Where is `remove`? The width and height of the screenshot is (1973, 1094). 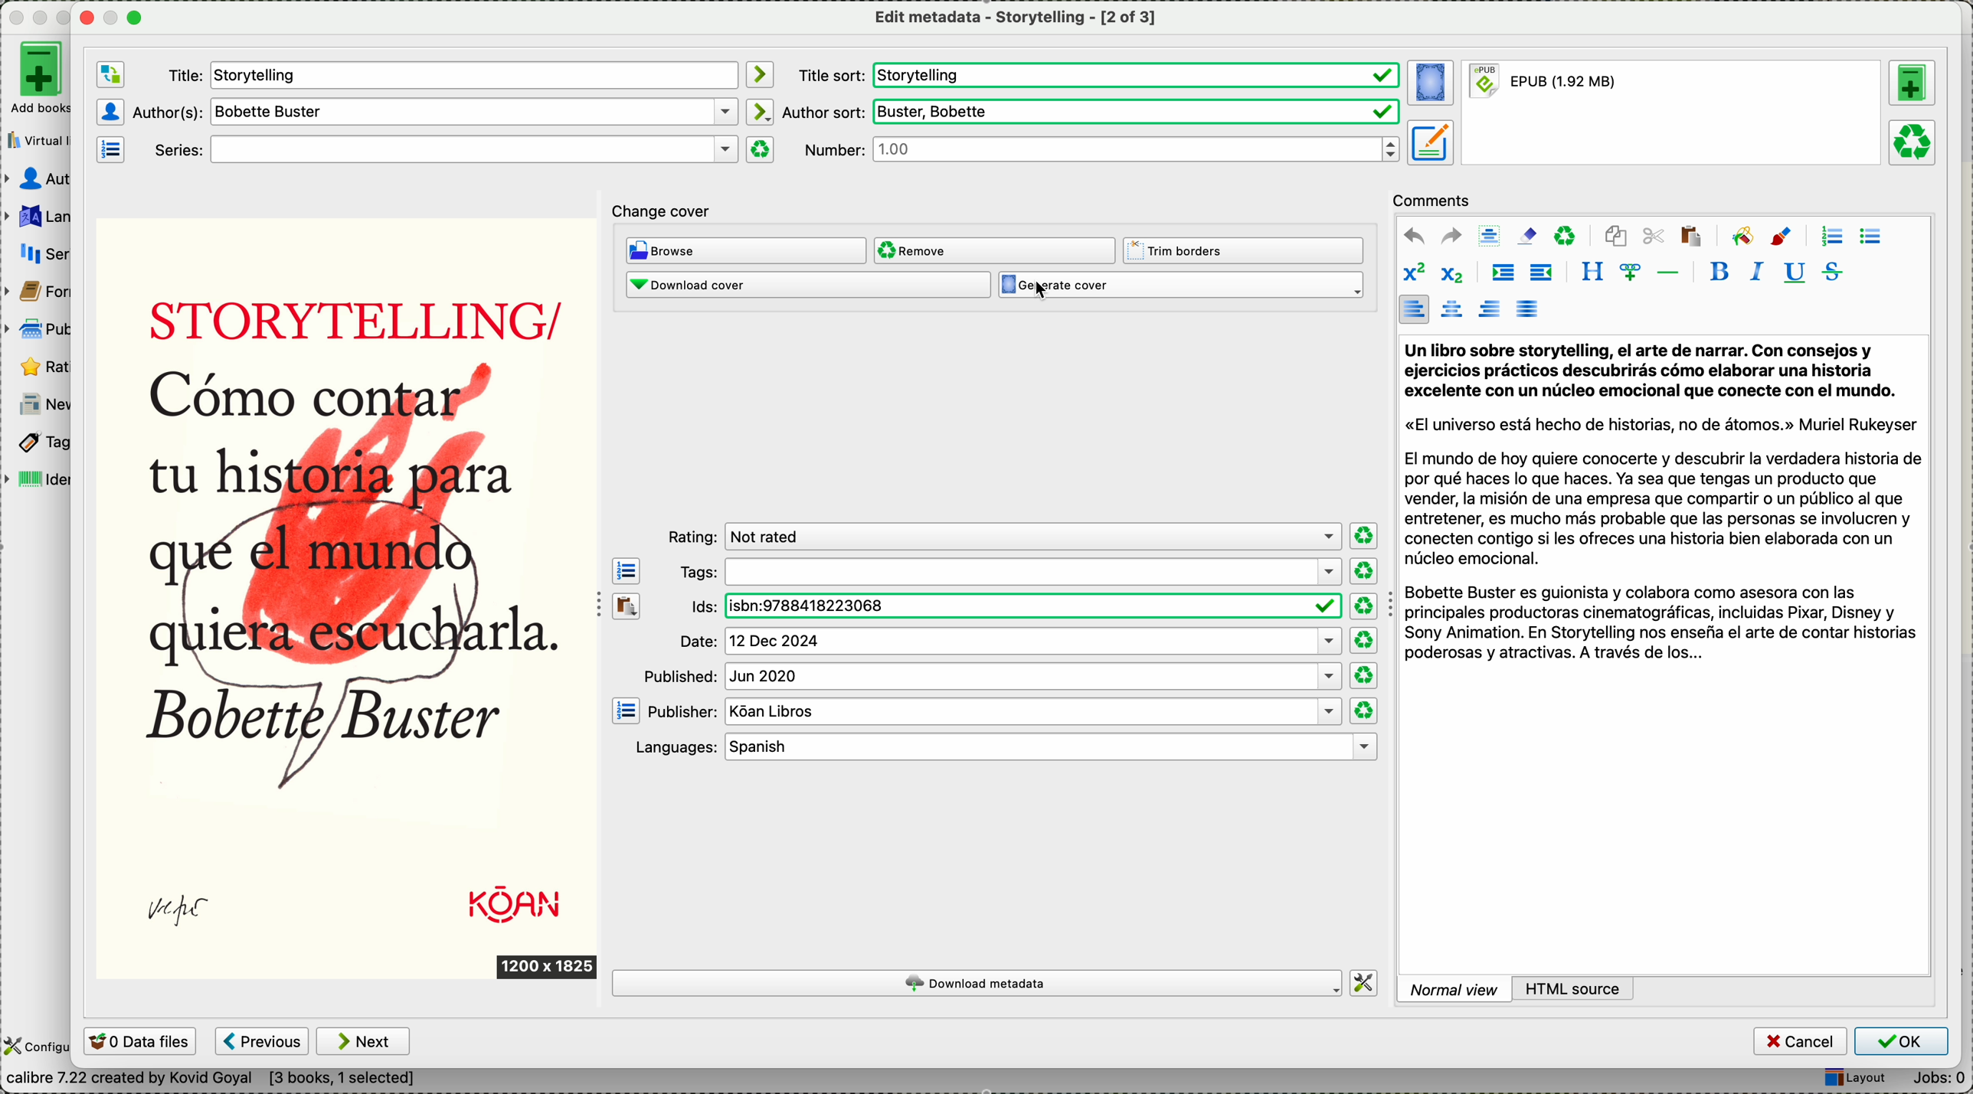
remove is located at coordinates (996, 250).